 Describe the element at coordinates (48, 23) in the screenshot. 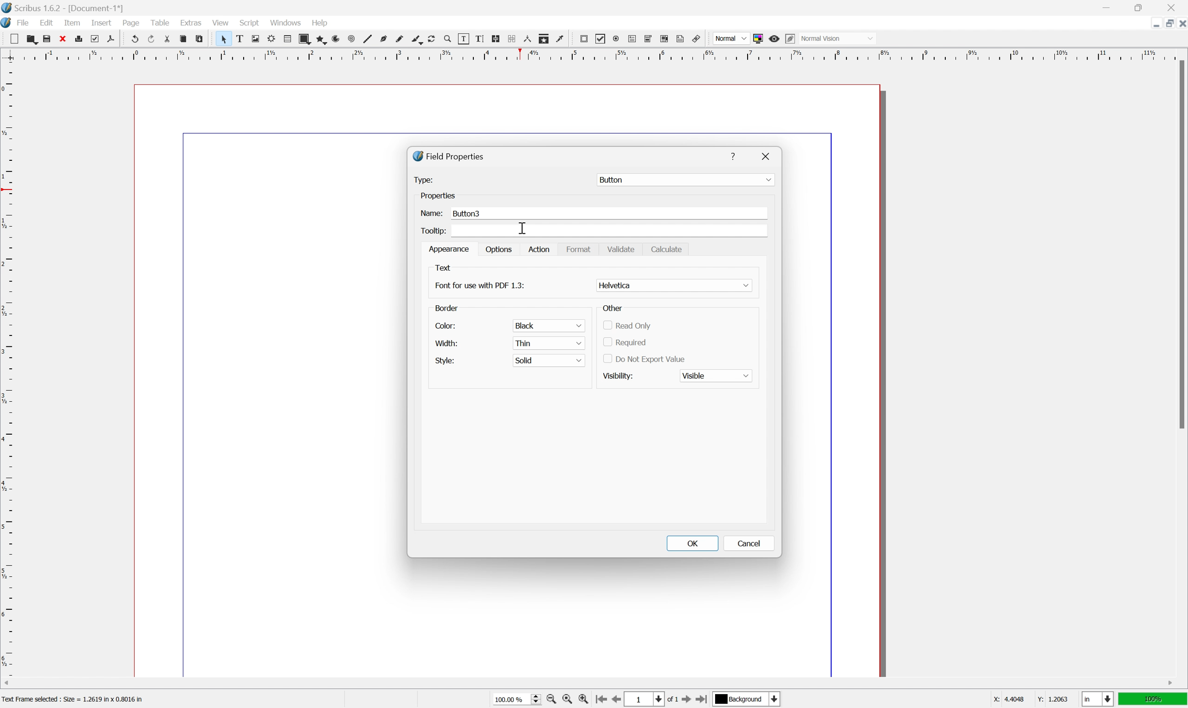

I see `edit` at that location.